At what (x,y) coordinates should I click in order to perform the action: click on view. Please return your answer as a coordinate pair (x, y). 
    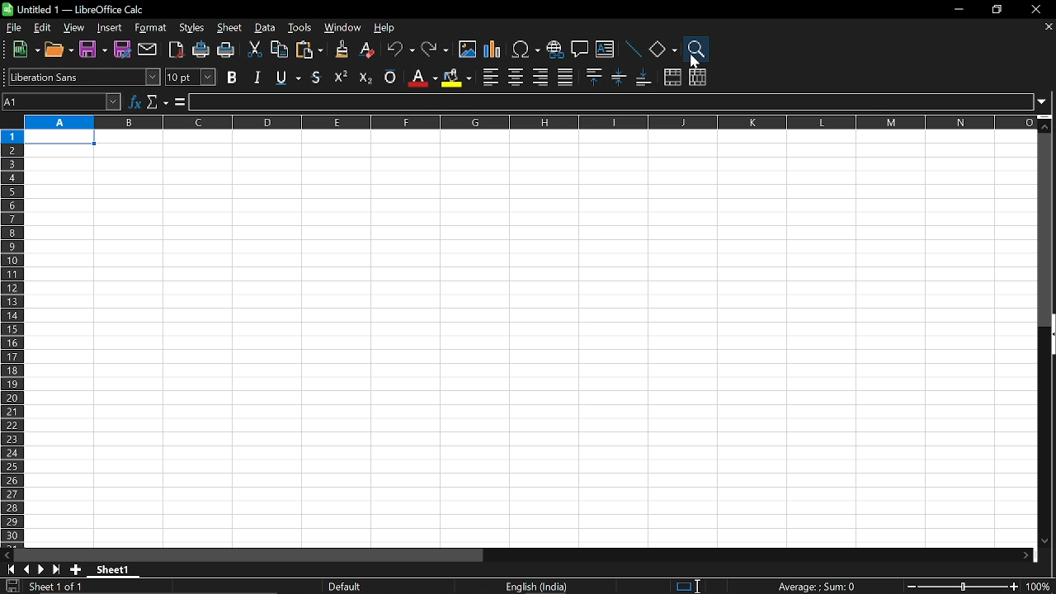
    Looking at the image, I should click on (75, 29).